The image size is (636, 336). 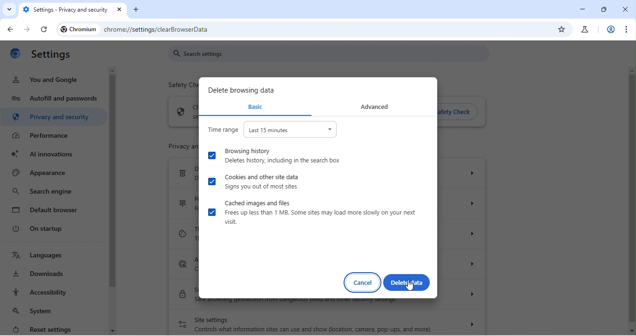 I want to click on basic, so click(x=254, y=107).